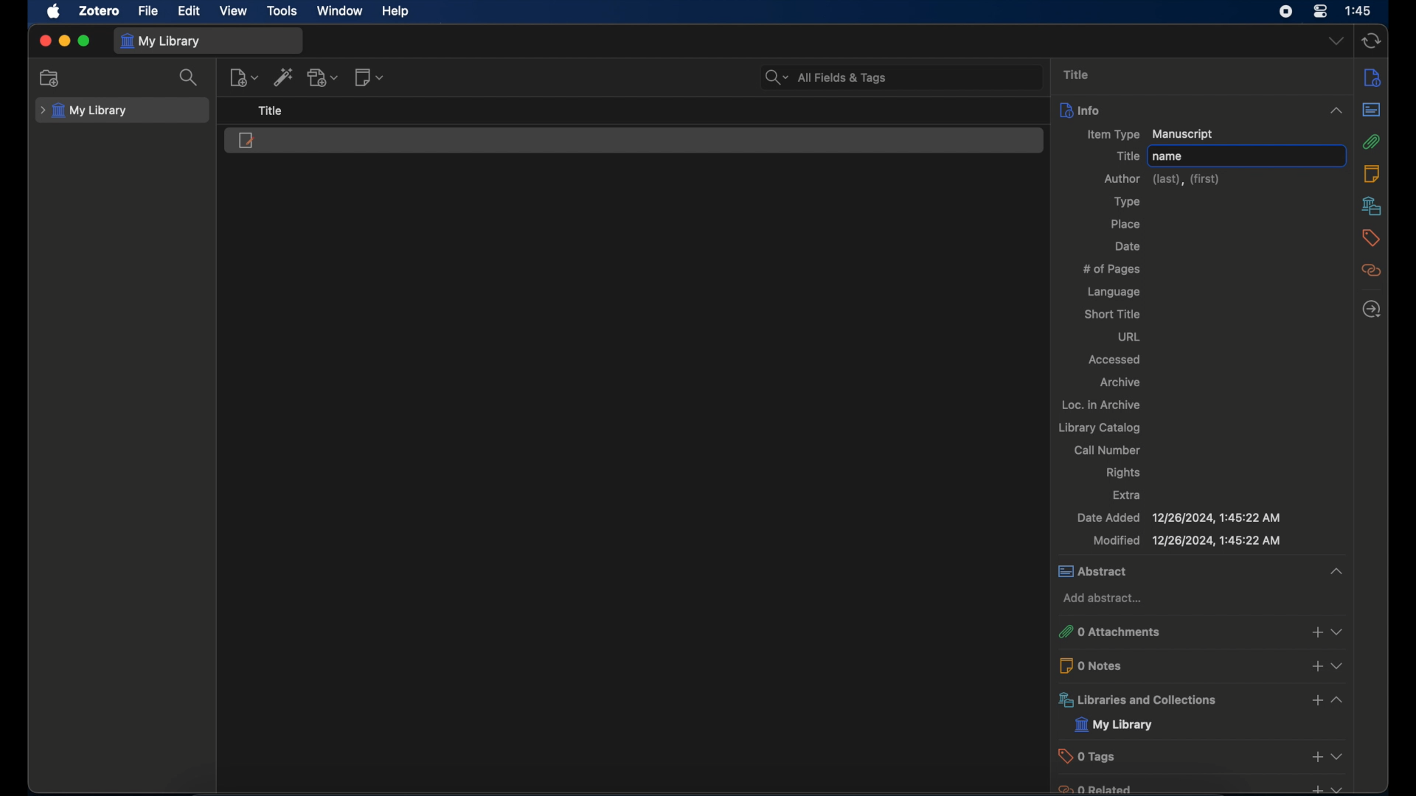  What do you see at coordinates (1202, 110) in the screenshot?
I see `info` at bounding box center [1202, 110].